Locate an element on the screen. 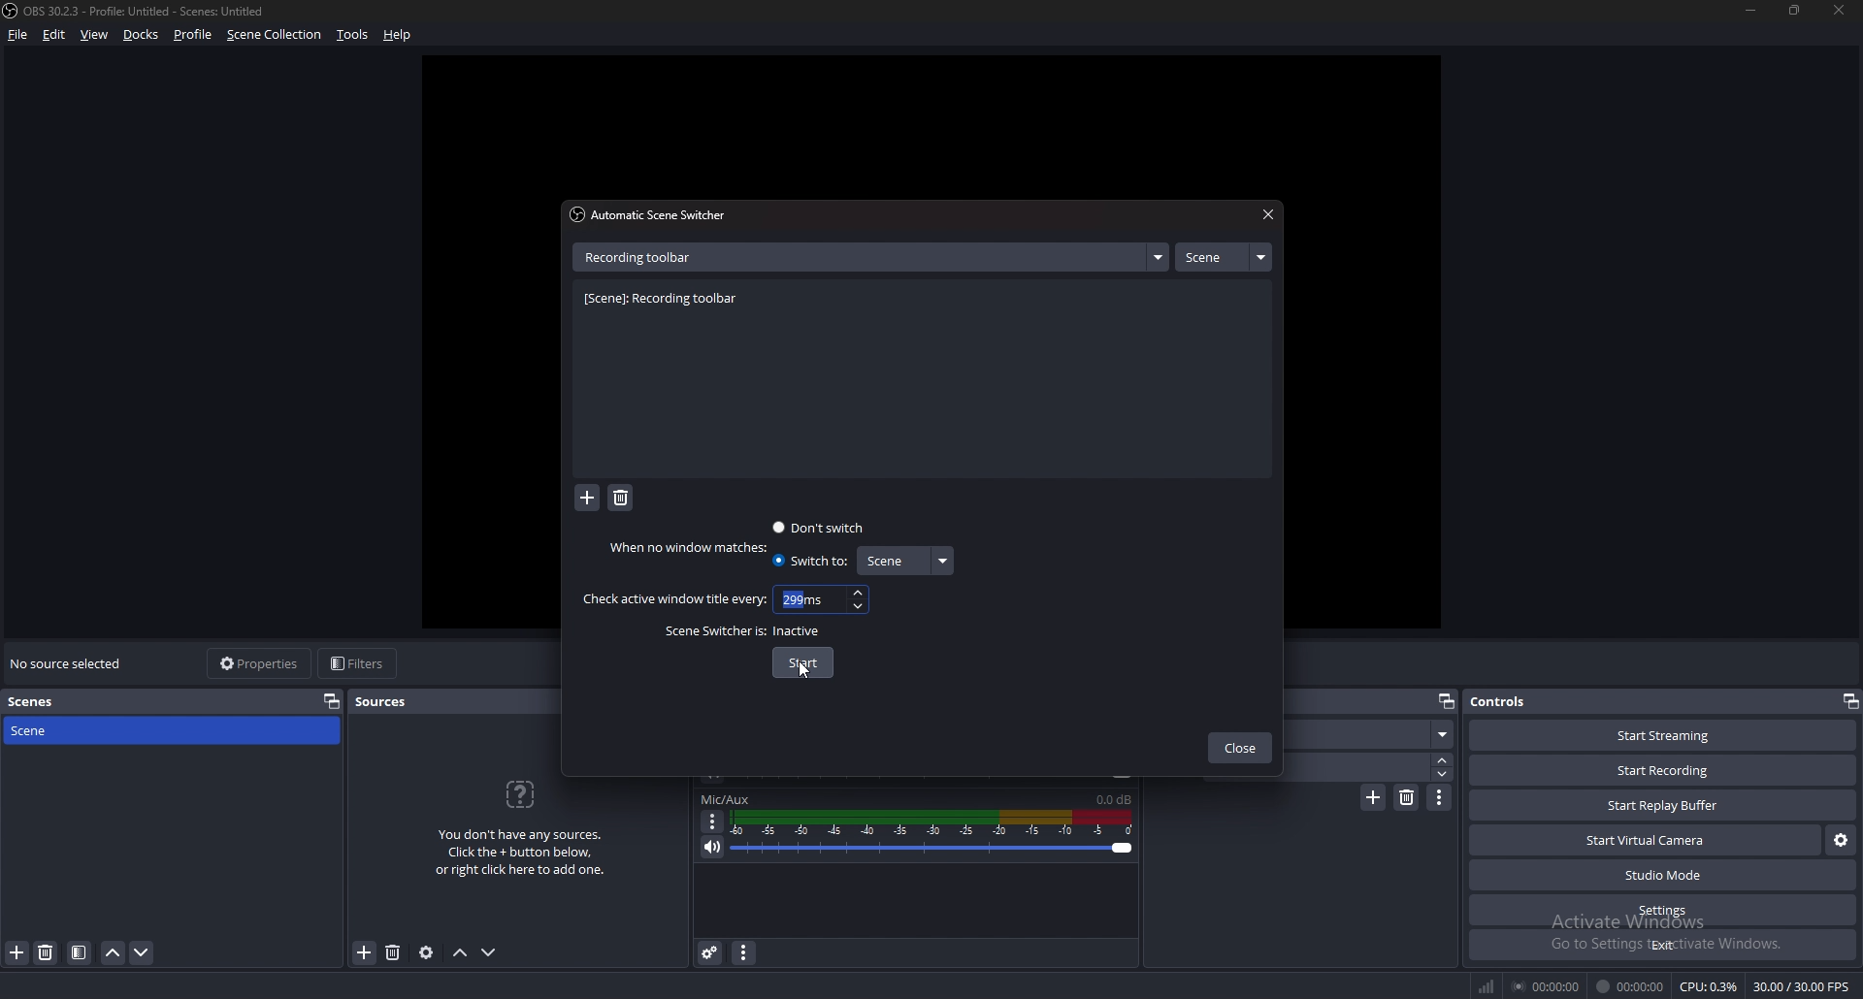  network is located at coordinates (1488, 985).